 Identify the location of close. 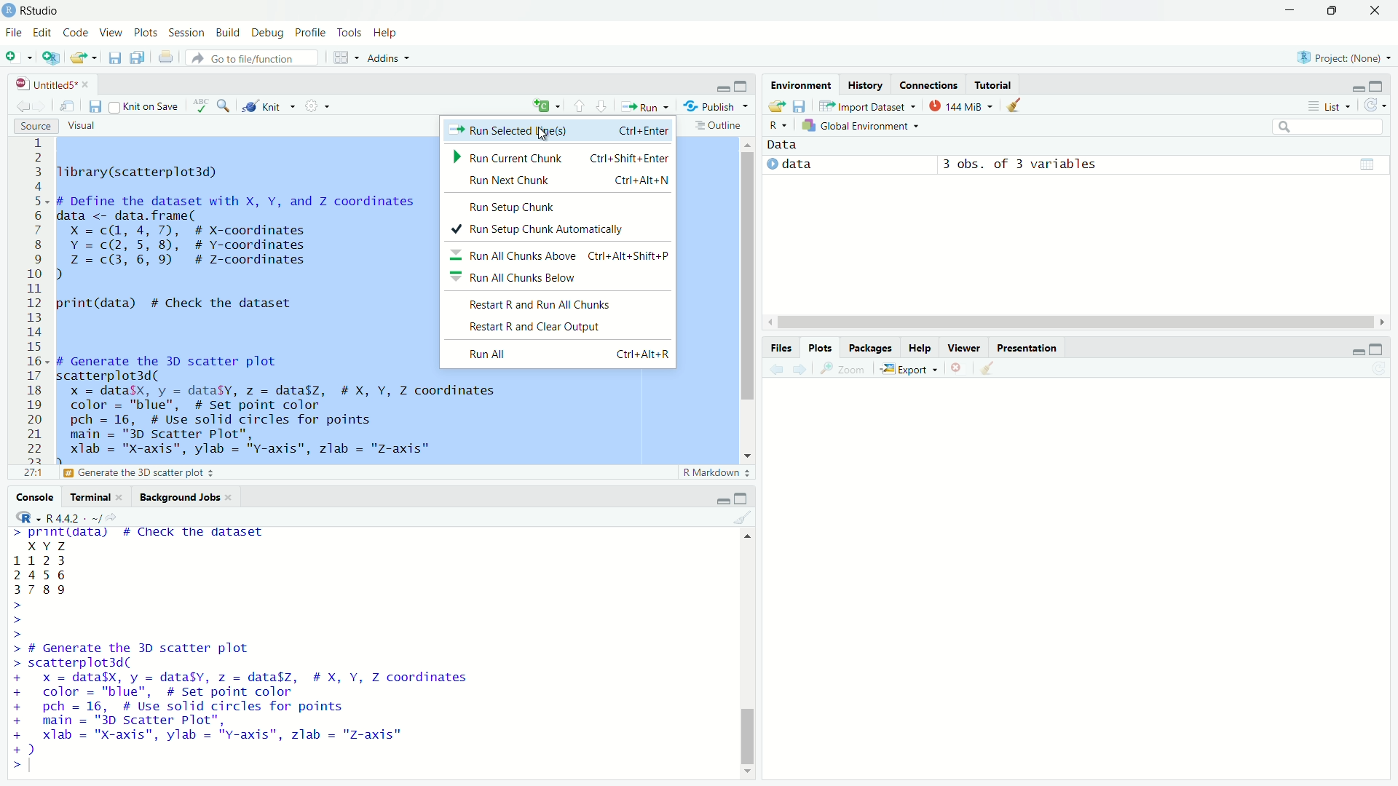
(90, 84).